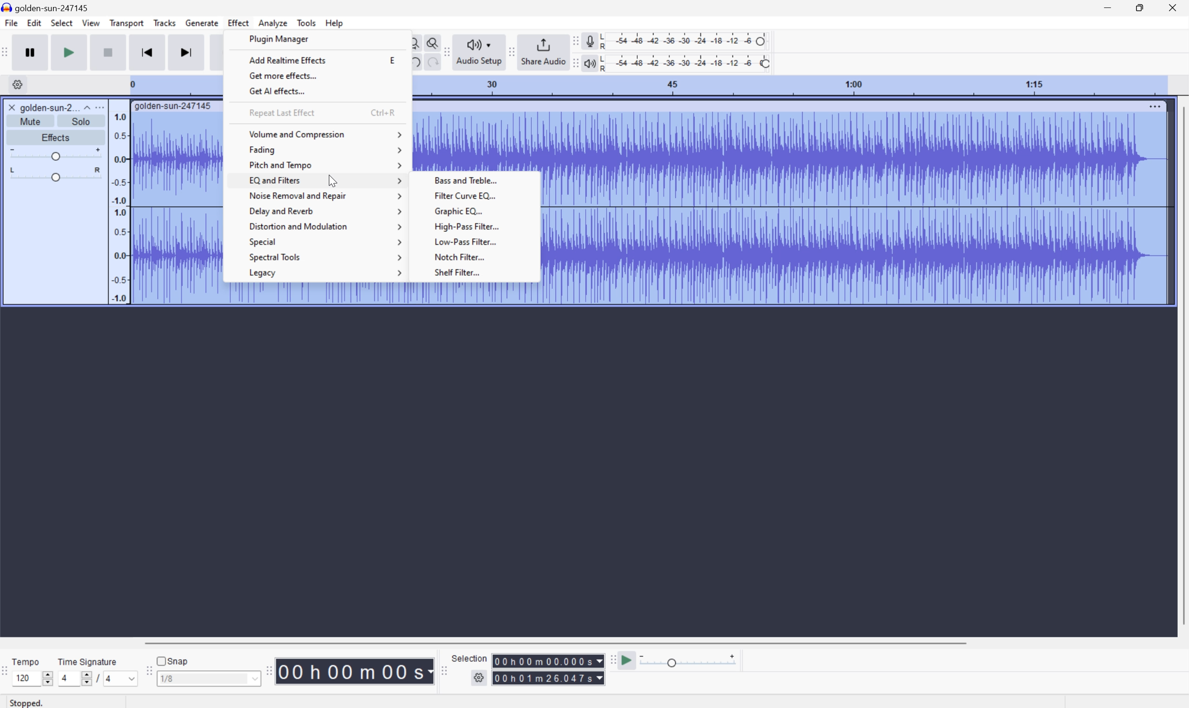 The image size is (1189, 708). What do you see at coordinates (120, 208) in the screenshot?
I see `Frequencies` at bounding box center [120, 208].